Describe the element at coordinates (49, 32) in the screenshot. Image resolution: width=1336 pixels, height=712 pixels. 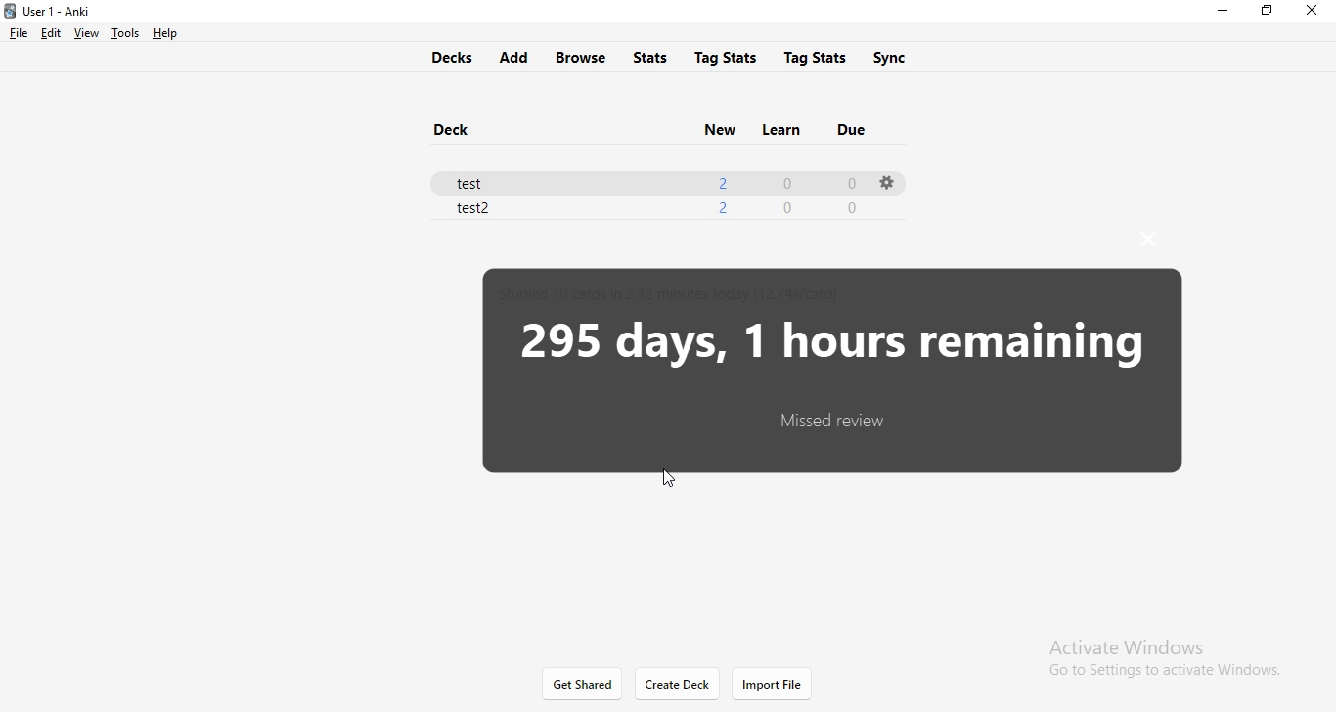
I see `edit` at that location.